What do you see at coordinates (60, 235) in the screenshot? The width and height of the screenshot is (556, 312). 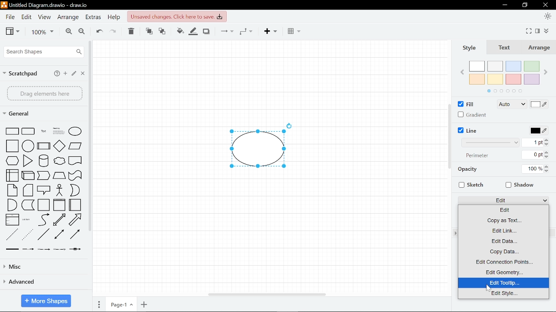 I see `bidirectional connector` at bounding box center [60, 235].